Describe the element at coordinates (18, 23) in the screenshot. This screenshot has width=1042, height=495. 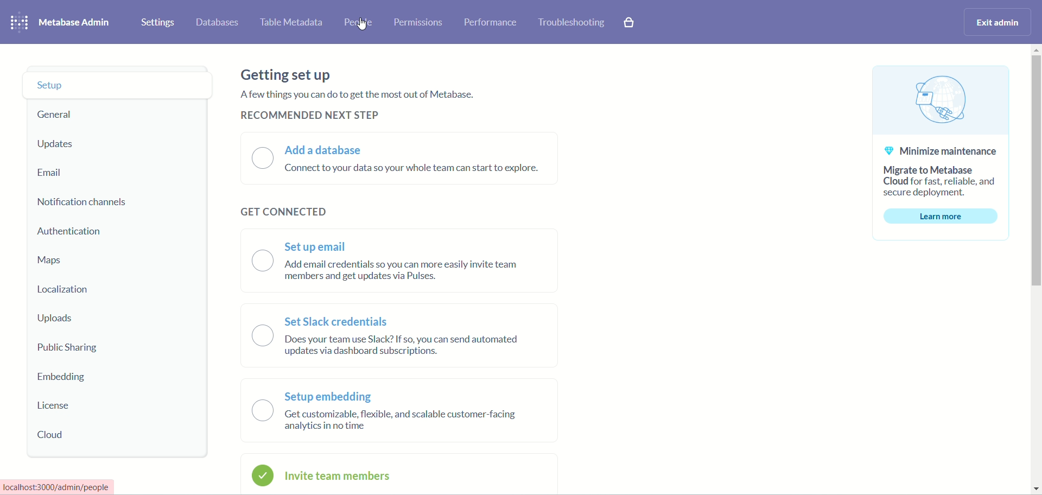
I see `logo` at that location.